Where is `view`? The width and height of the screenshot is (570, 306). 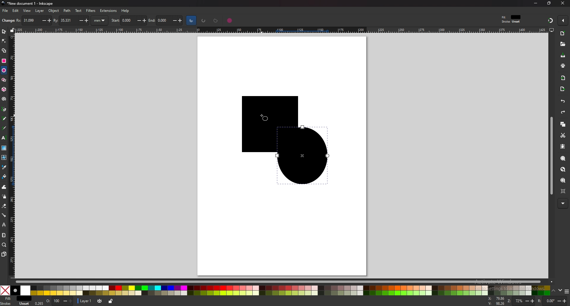
view is located at coordinates (27, 11).